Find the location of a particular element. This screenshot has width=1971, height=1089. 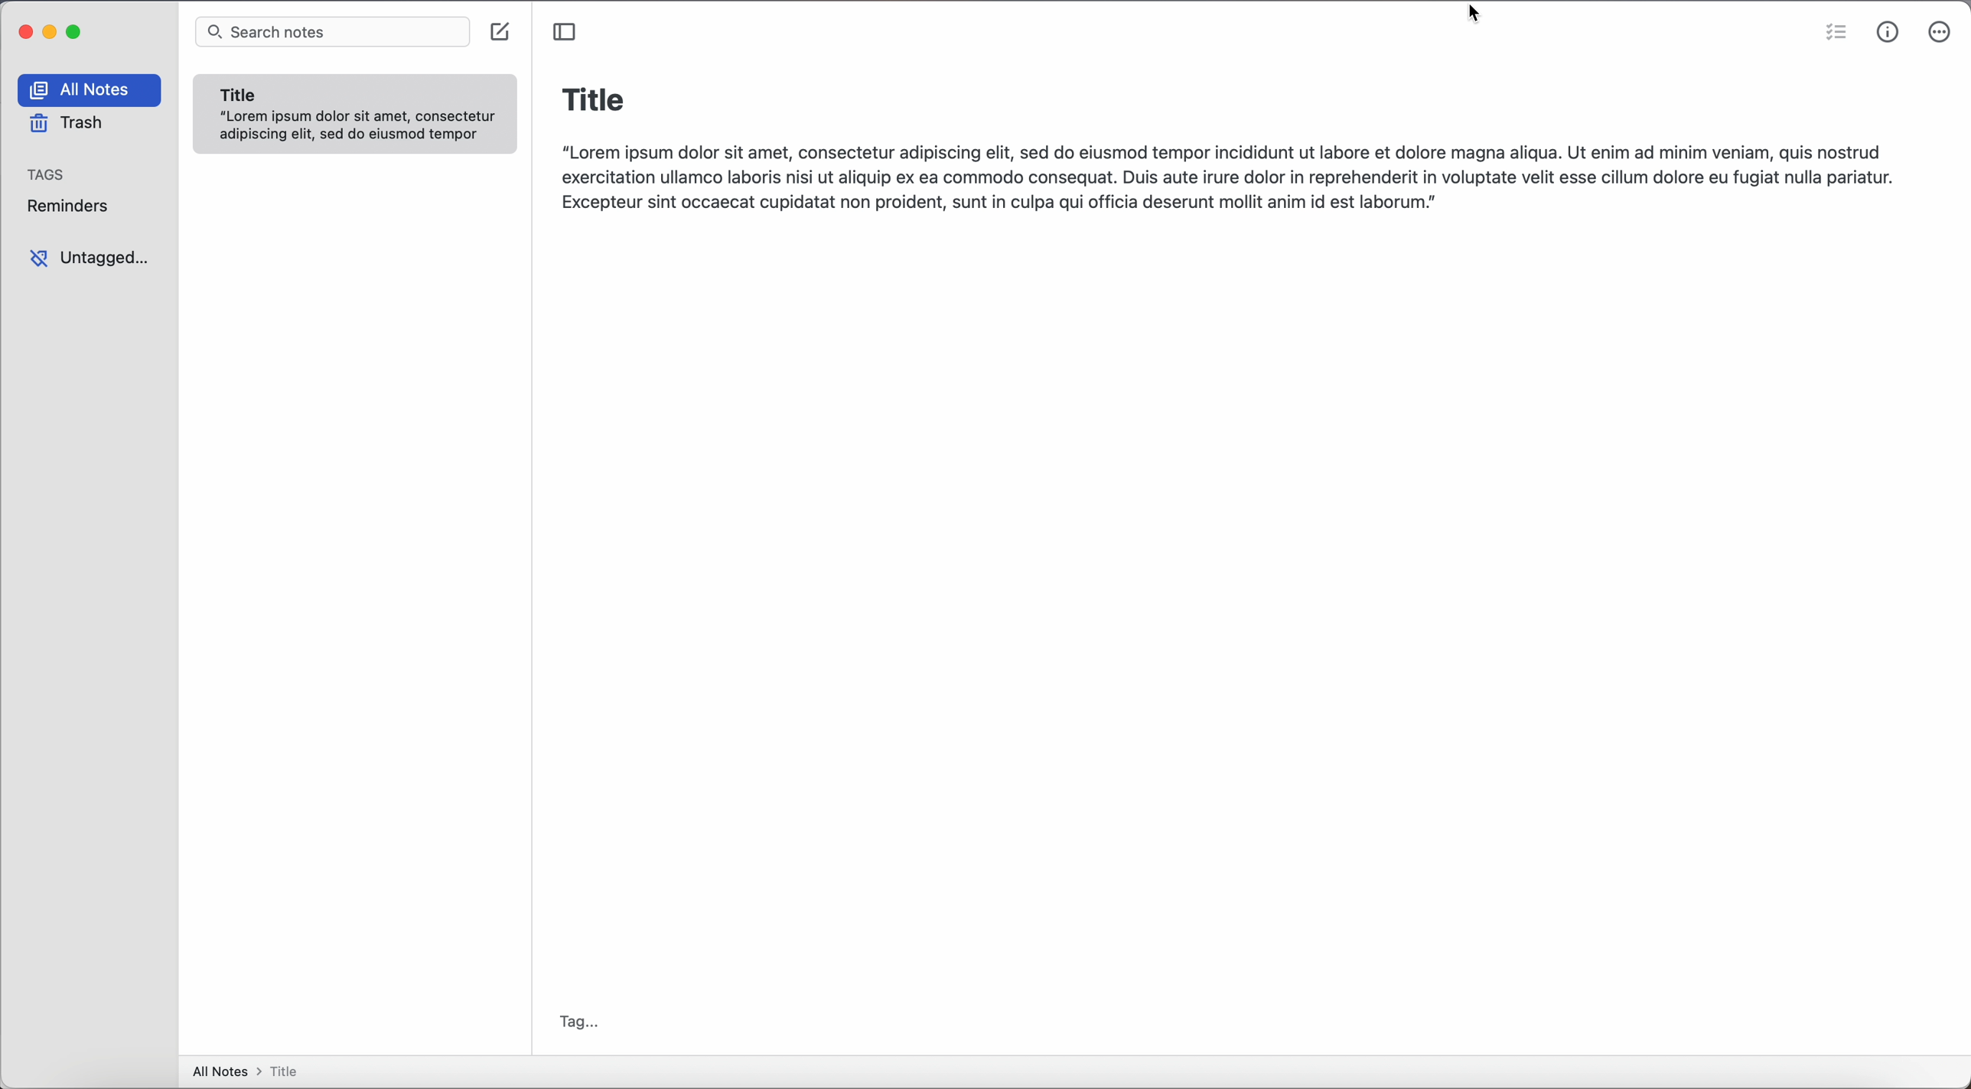

tag is located at coordinates (580, 1024).